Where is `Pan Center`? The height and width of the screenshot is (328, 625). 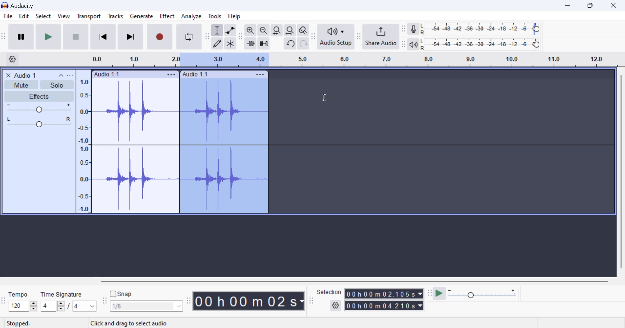
Pan Center is located at coordinates (41, 122).